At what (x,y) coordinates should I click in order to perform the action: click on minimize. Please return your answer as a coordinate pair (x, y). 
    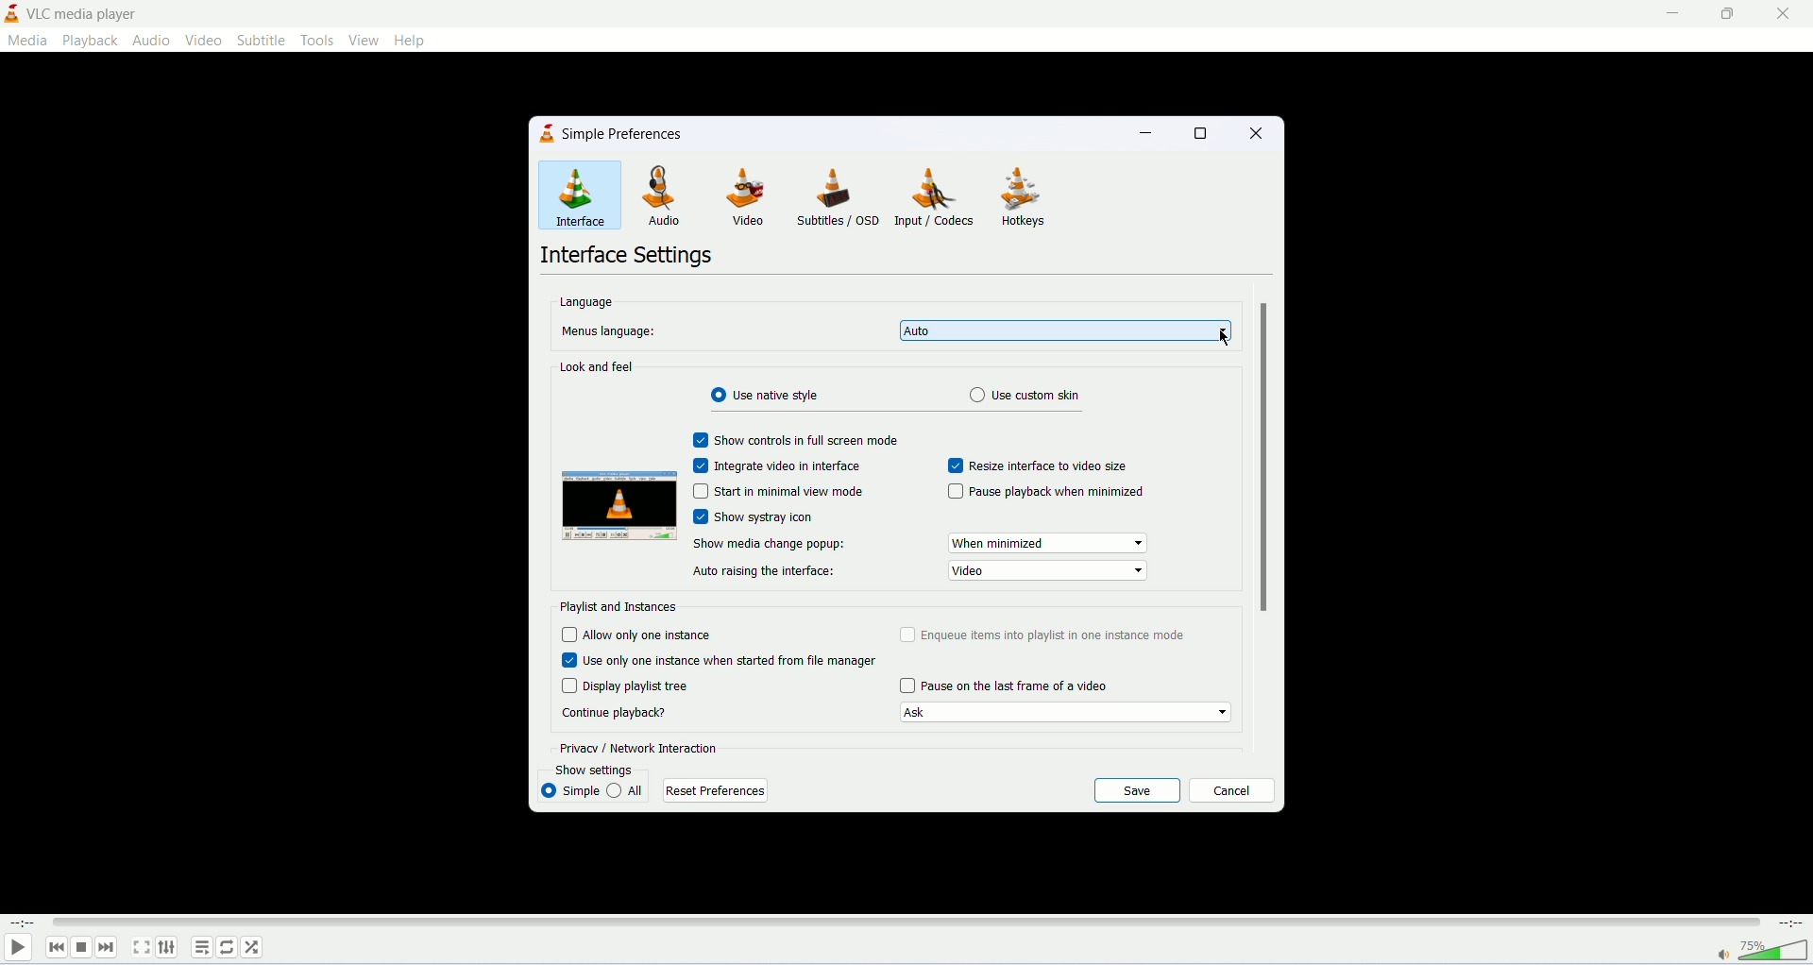
    Looking at the image, I should click on (1150, 136).